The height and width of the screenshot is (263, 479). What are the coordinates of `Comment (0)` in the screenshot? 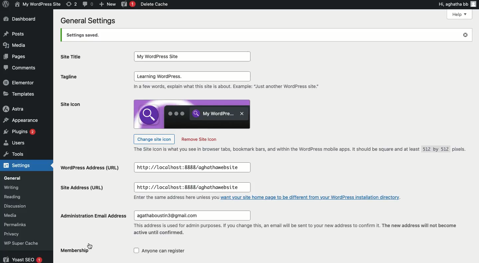 It's located at (87, 4).